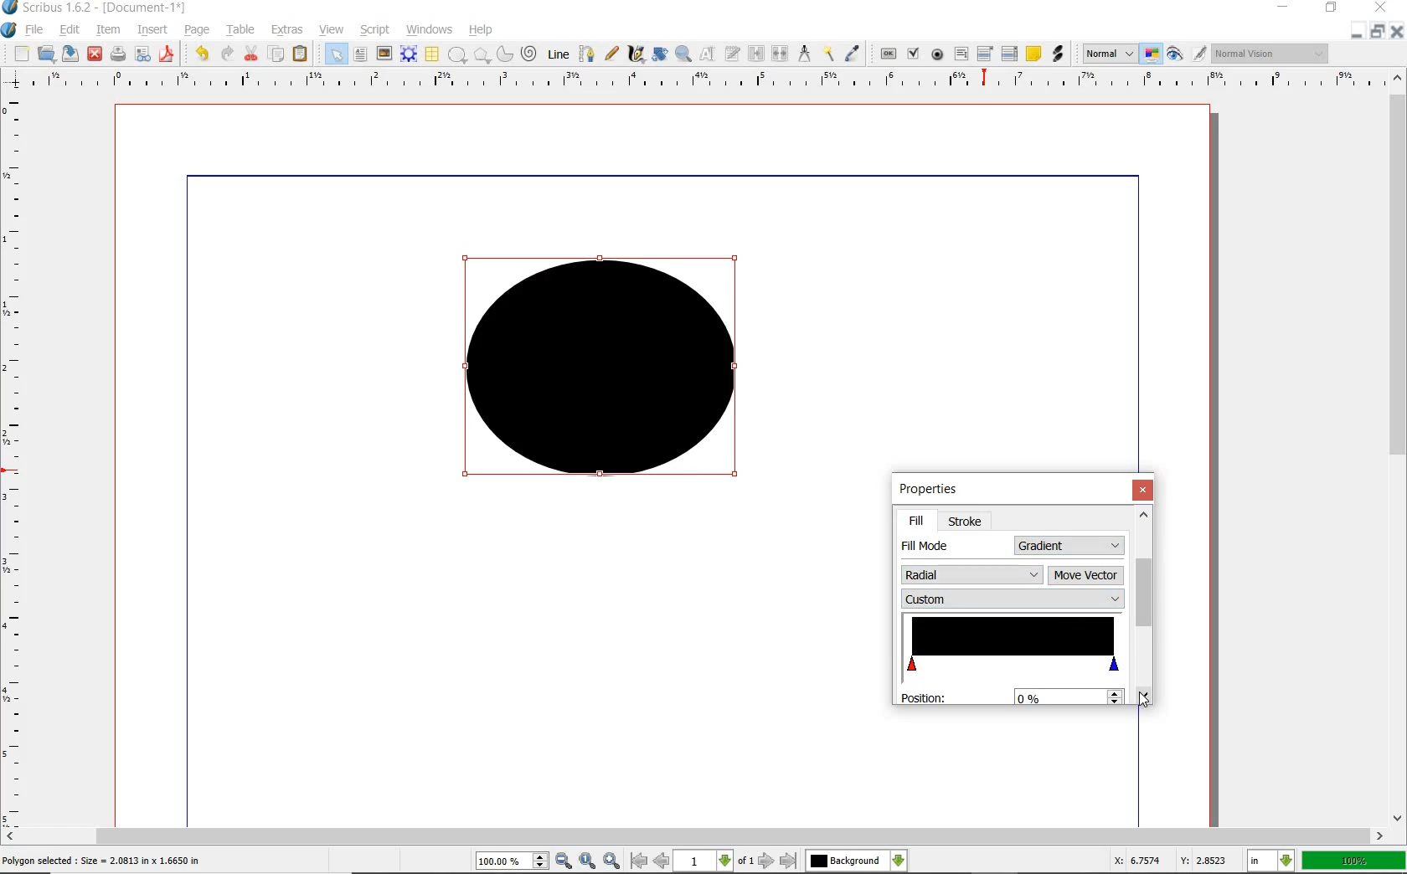 The height and width of the screenshot is (874, 1407). I want to click on SELECT, so click(336, 55).